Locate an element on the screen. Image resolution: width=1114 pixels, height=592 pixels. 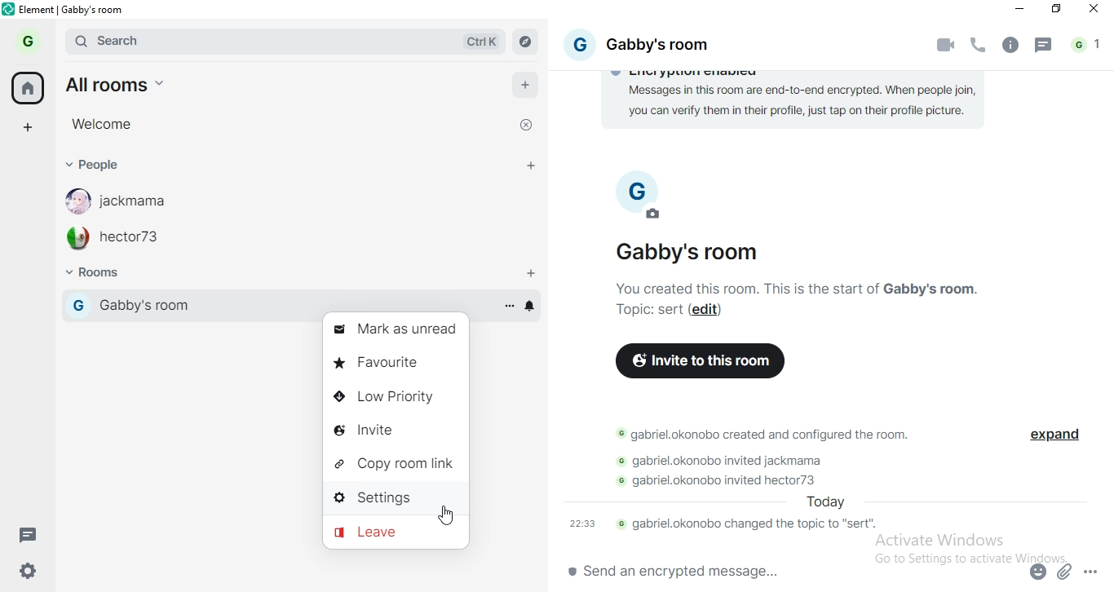
info is located at coordinates (1009, 46).